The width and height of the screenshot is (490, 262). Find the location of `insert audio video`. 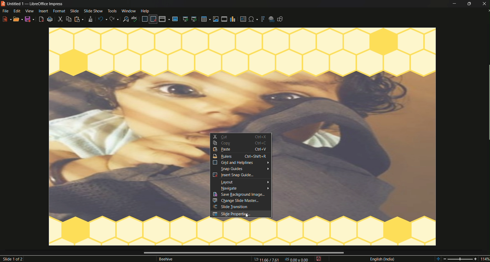

insert audio video is located at coordinates (225, 19).